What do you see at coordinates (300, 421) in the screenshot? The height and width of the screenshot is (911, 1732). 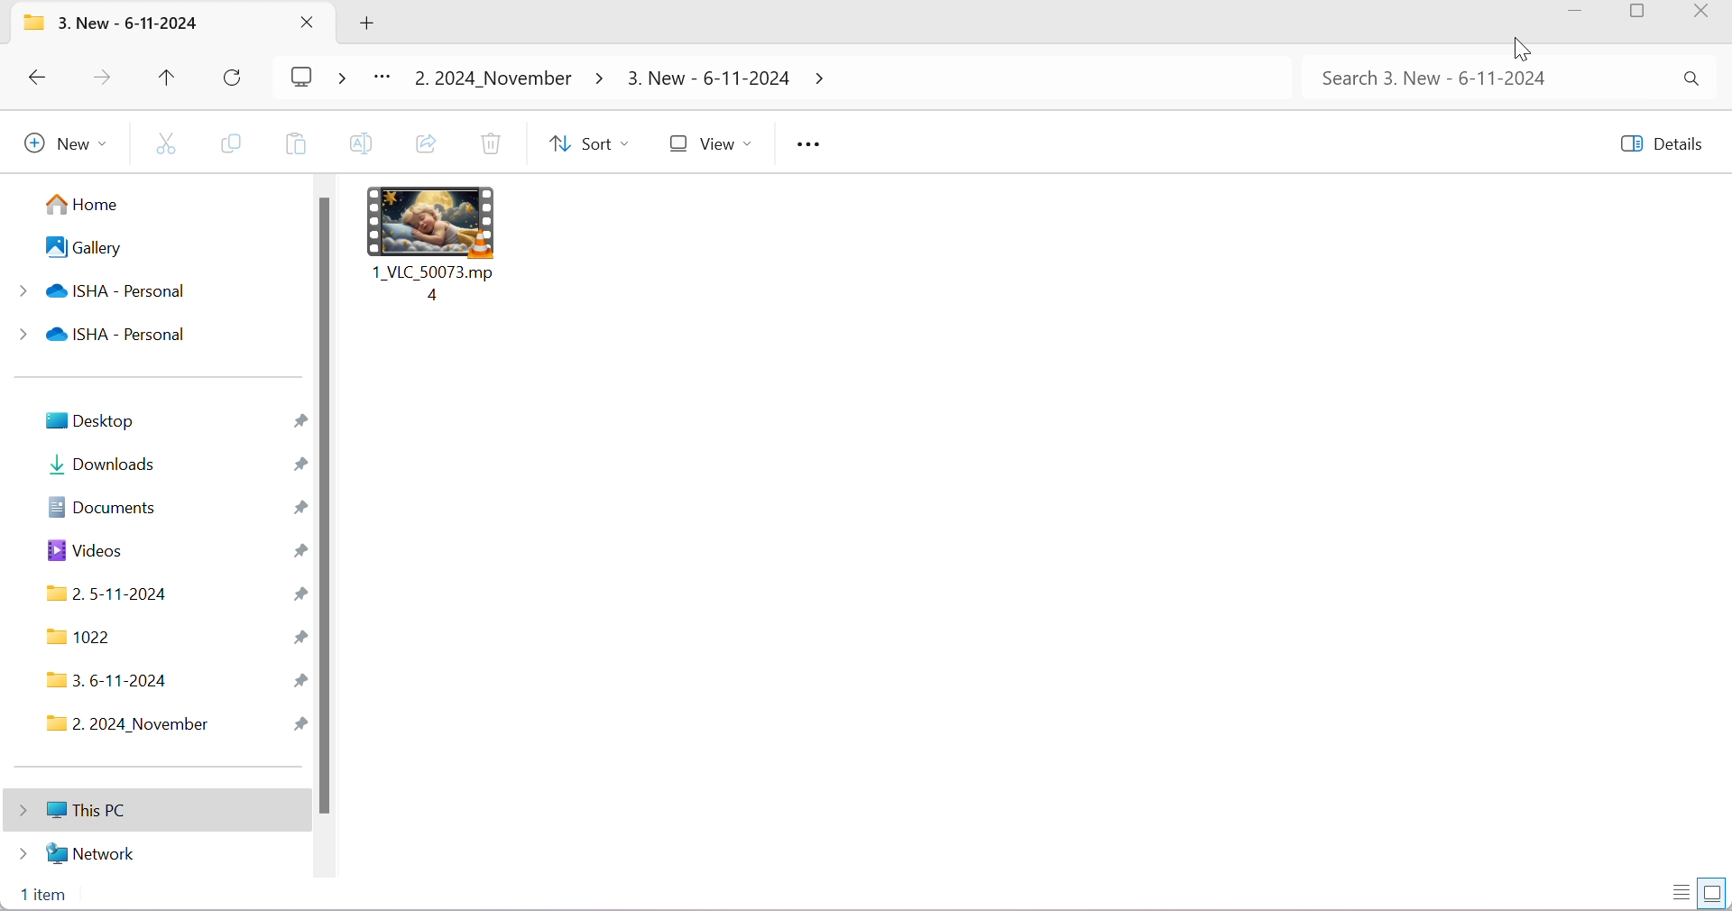 I see `Pin` at bounding box center [300, 421].